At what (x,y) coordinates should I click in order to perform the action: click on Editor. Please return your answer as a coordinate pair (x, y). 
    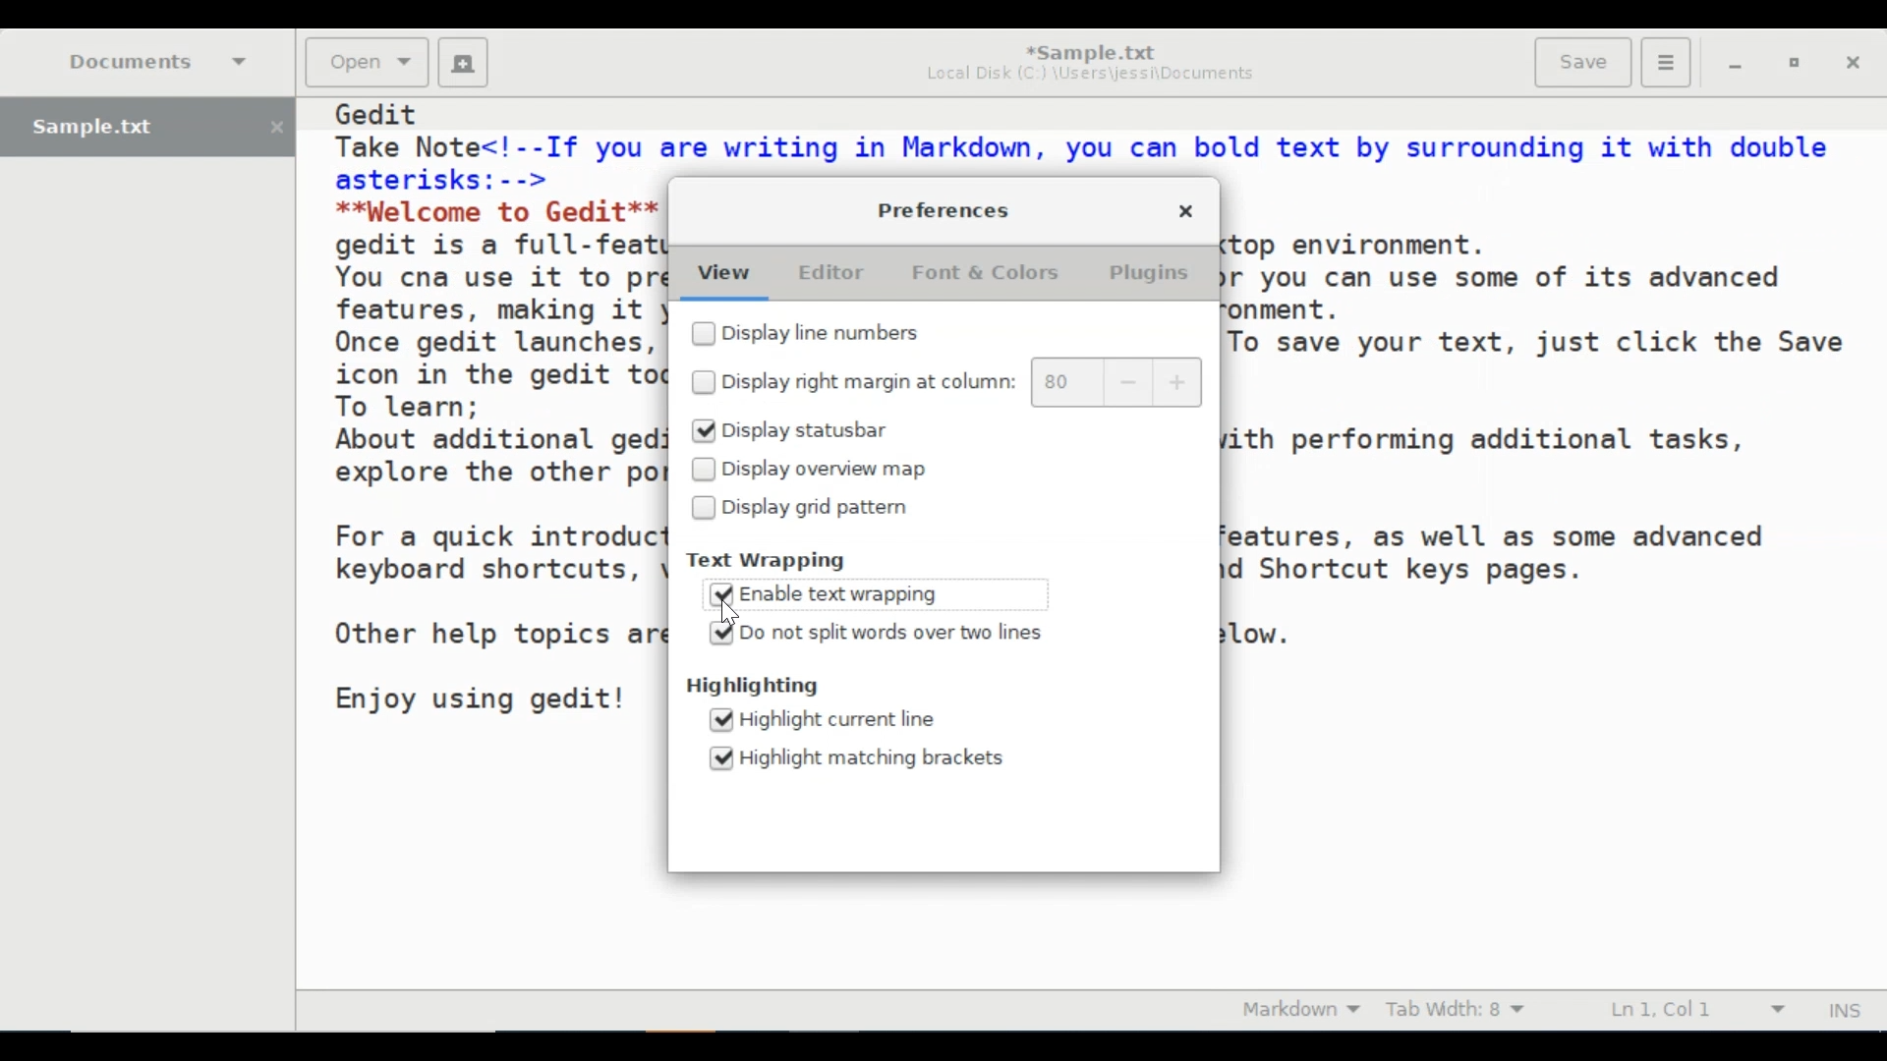
    Looking at the image, I should click on (833, 272).